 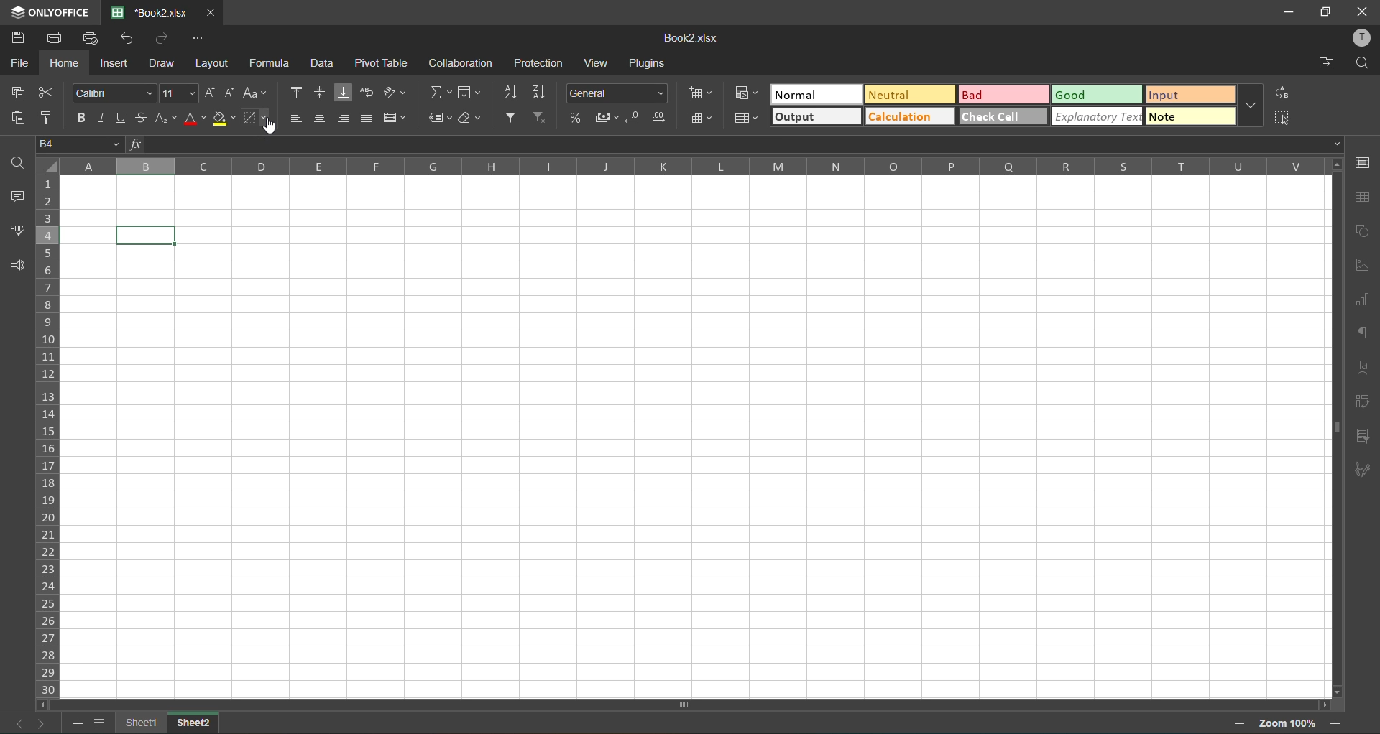 What do you see at coordinates (608, 119) in the screenshot?
I see `accounting` at bounding box center [608, 119].